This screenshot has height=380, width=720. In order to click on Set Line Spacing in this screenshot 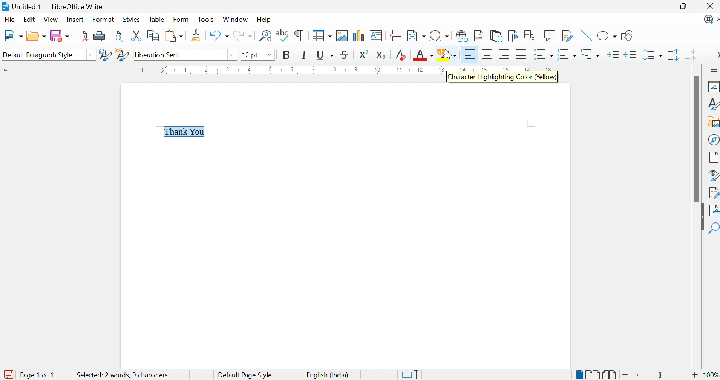, I will do `click(652, 56)`.